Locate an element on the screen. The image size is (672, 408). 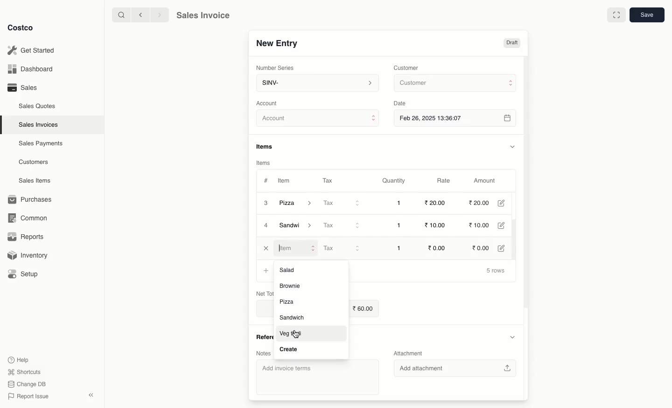
Salad is located at coordinates (292, 269).